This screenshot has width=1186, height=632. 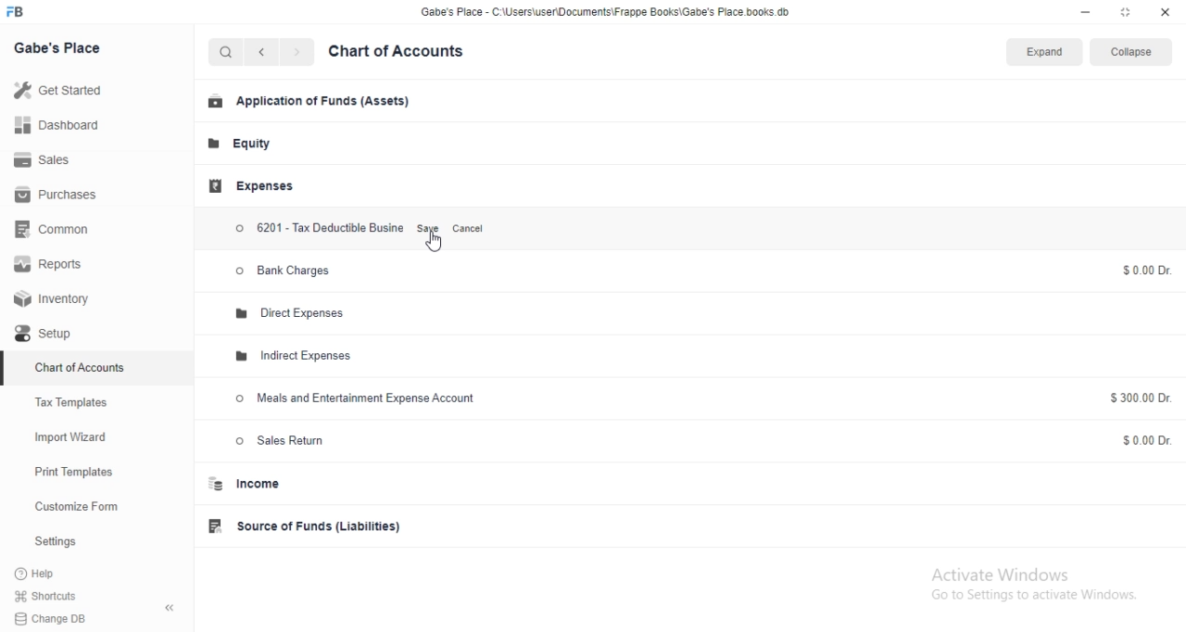 What do you see at coordinates (1142, 270) in the screenshot?
I see `$0.00 Dr` at bounding box center [1142, 270].